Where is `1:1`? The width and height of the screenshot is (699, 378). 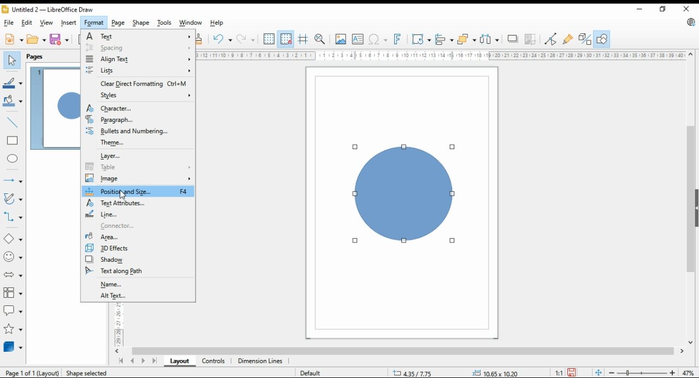
1:1 is located at coordinates (559, 372).